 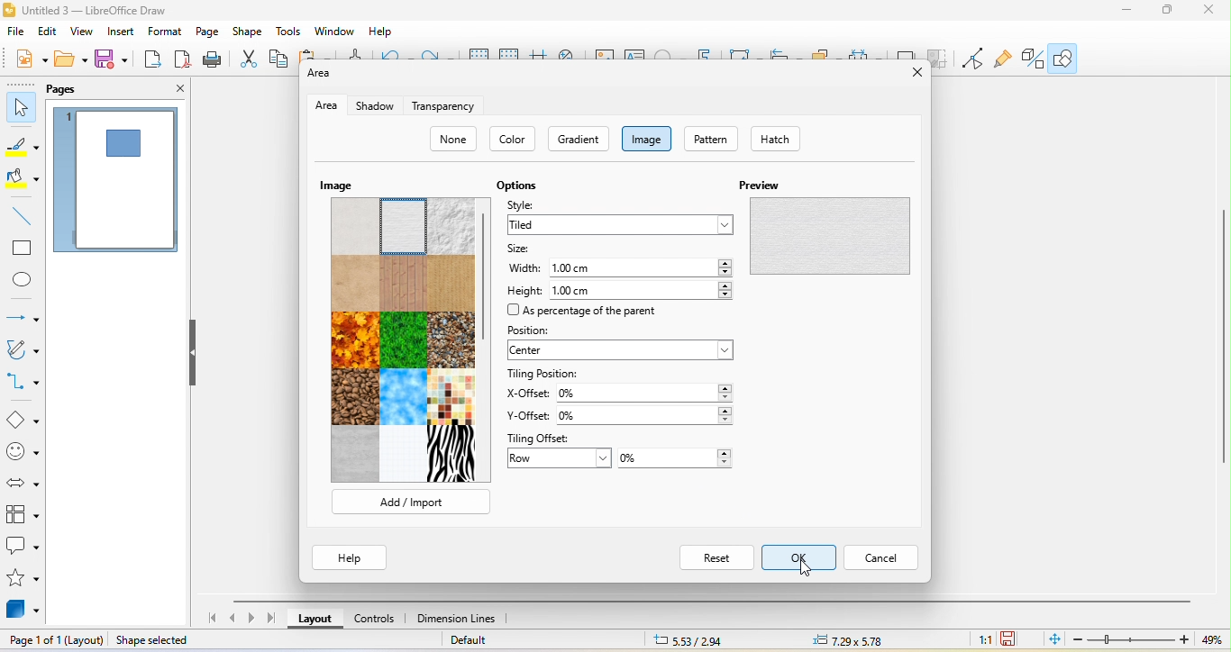 I want to click on special character, so click(x=670, y=53).